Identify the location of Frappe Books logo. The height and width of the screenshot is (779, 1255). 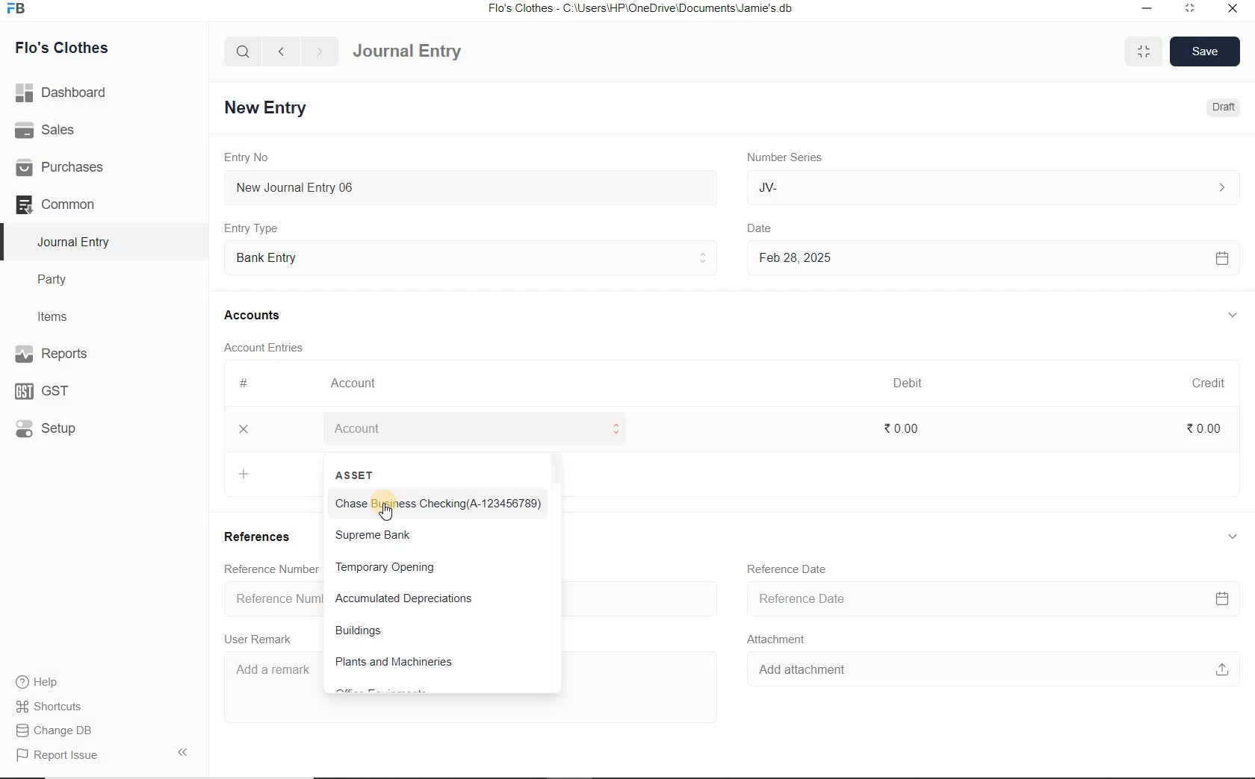
(19, 10).